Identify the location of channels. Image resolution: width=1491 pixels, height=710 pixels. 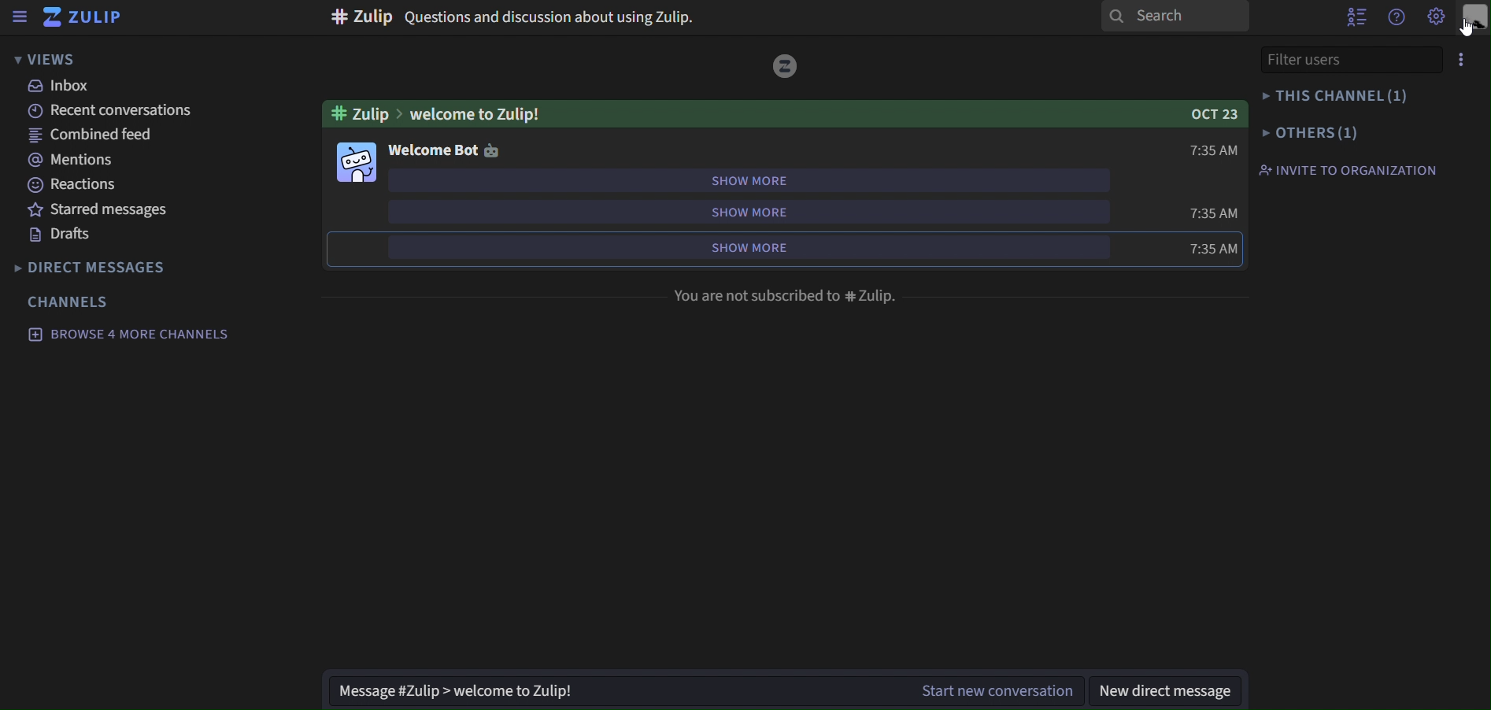
(71, 301).